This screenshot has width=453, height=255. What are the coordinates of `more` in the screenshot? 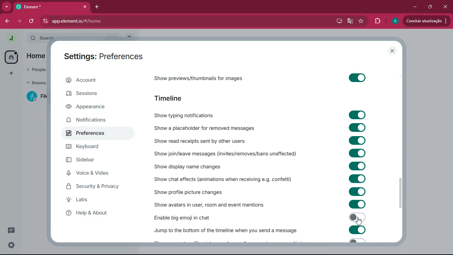 It's located at (6, 7).